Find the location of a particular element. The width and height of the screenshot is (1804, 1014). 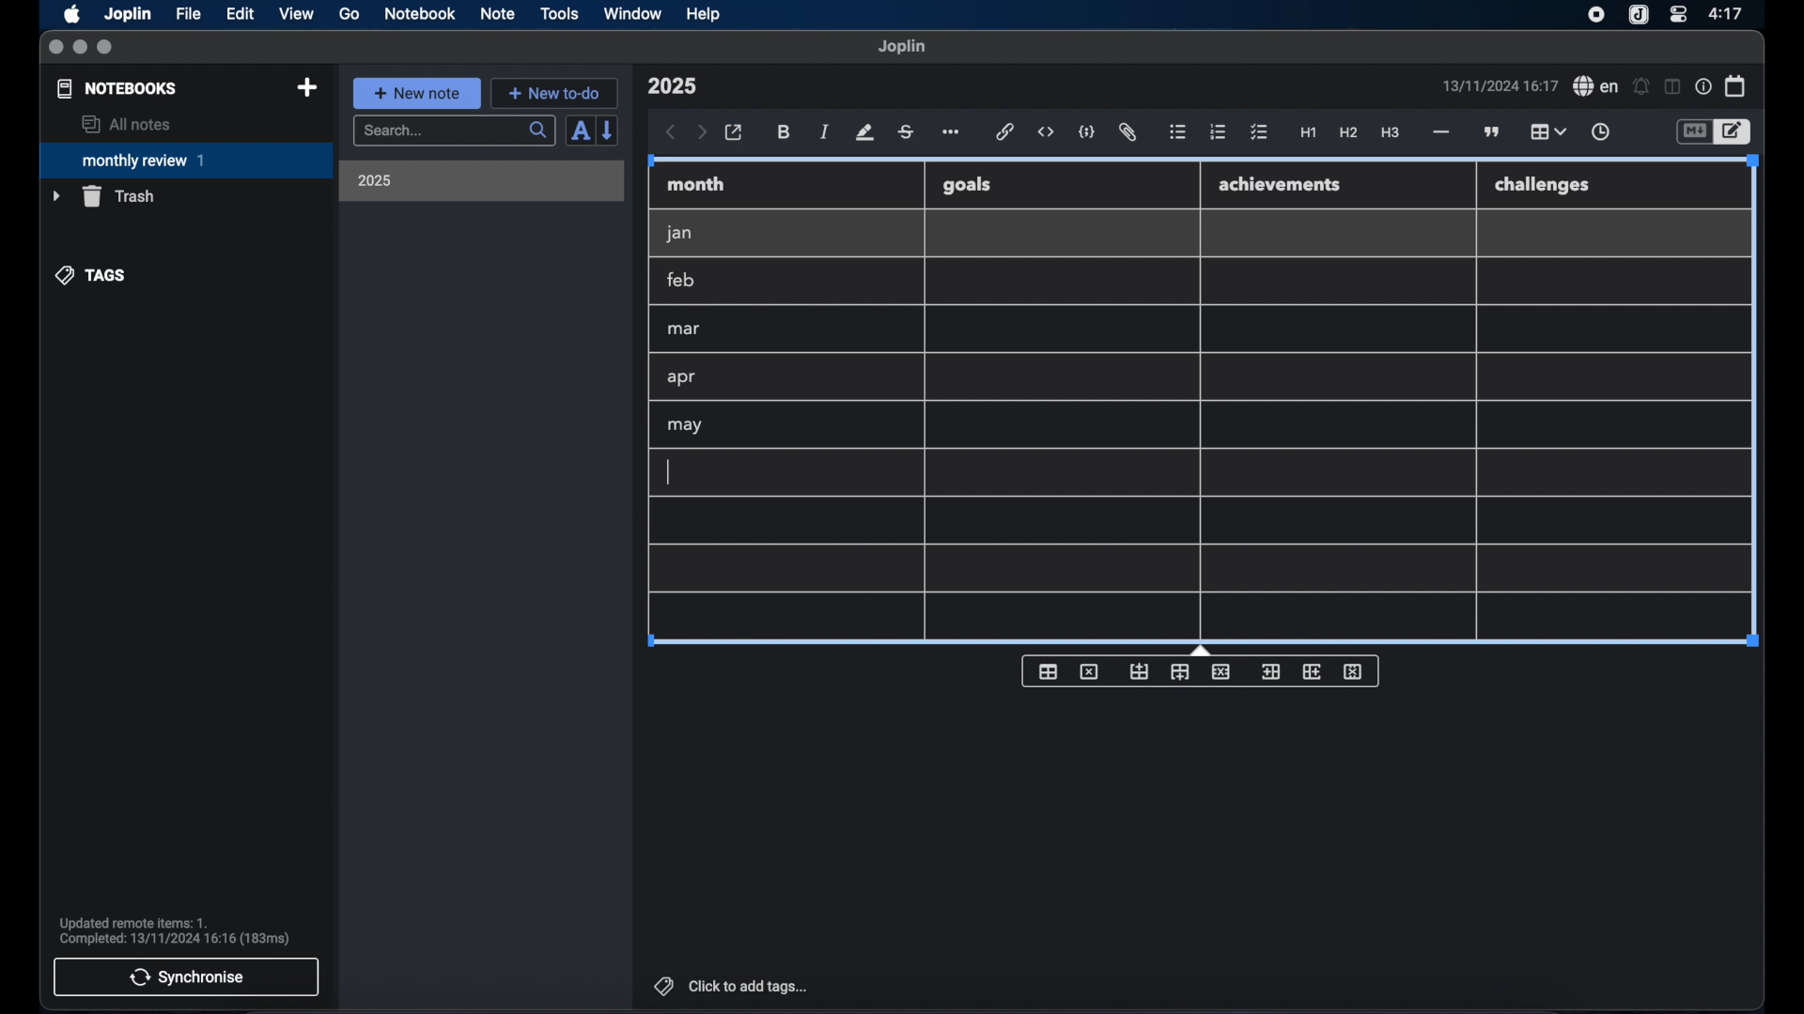

insert table is located at coordinates (1048, 671).